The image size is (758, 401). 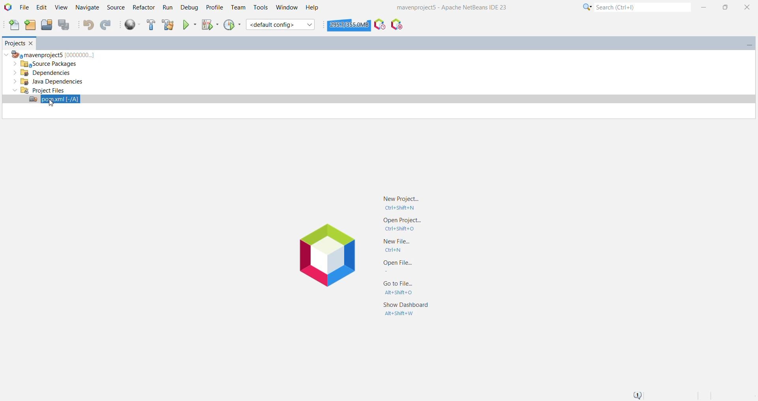 I want to click on Restore Down, so click(x=725, y=6).